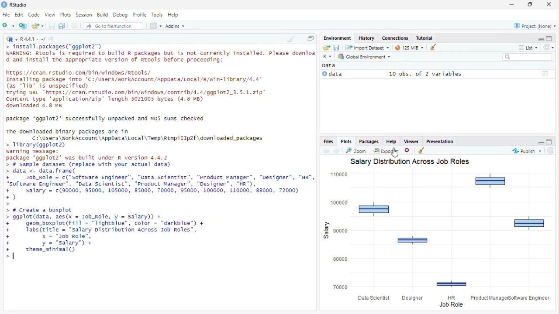 The height and width of the screenshot is (314, 559). Describe the element at coordinates (338, 38) in the screenshot. I see `Environment` at that location.